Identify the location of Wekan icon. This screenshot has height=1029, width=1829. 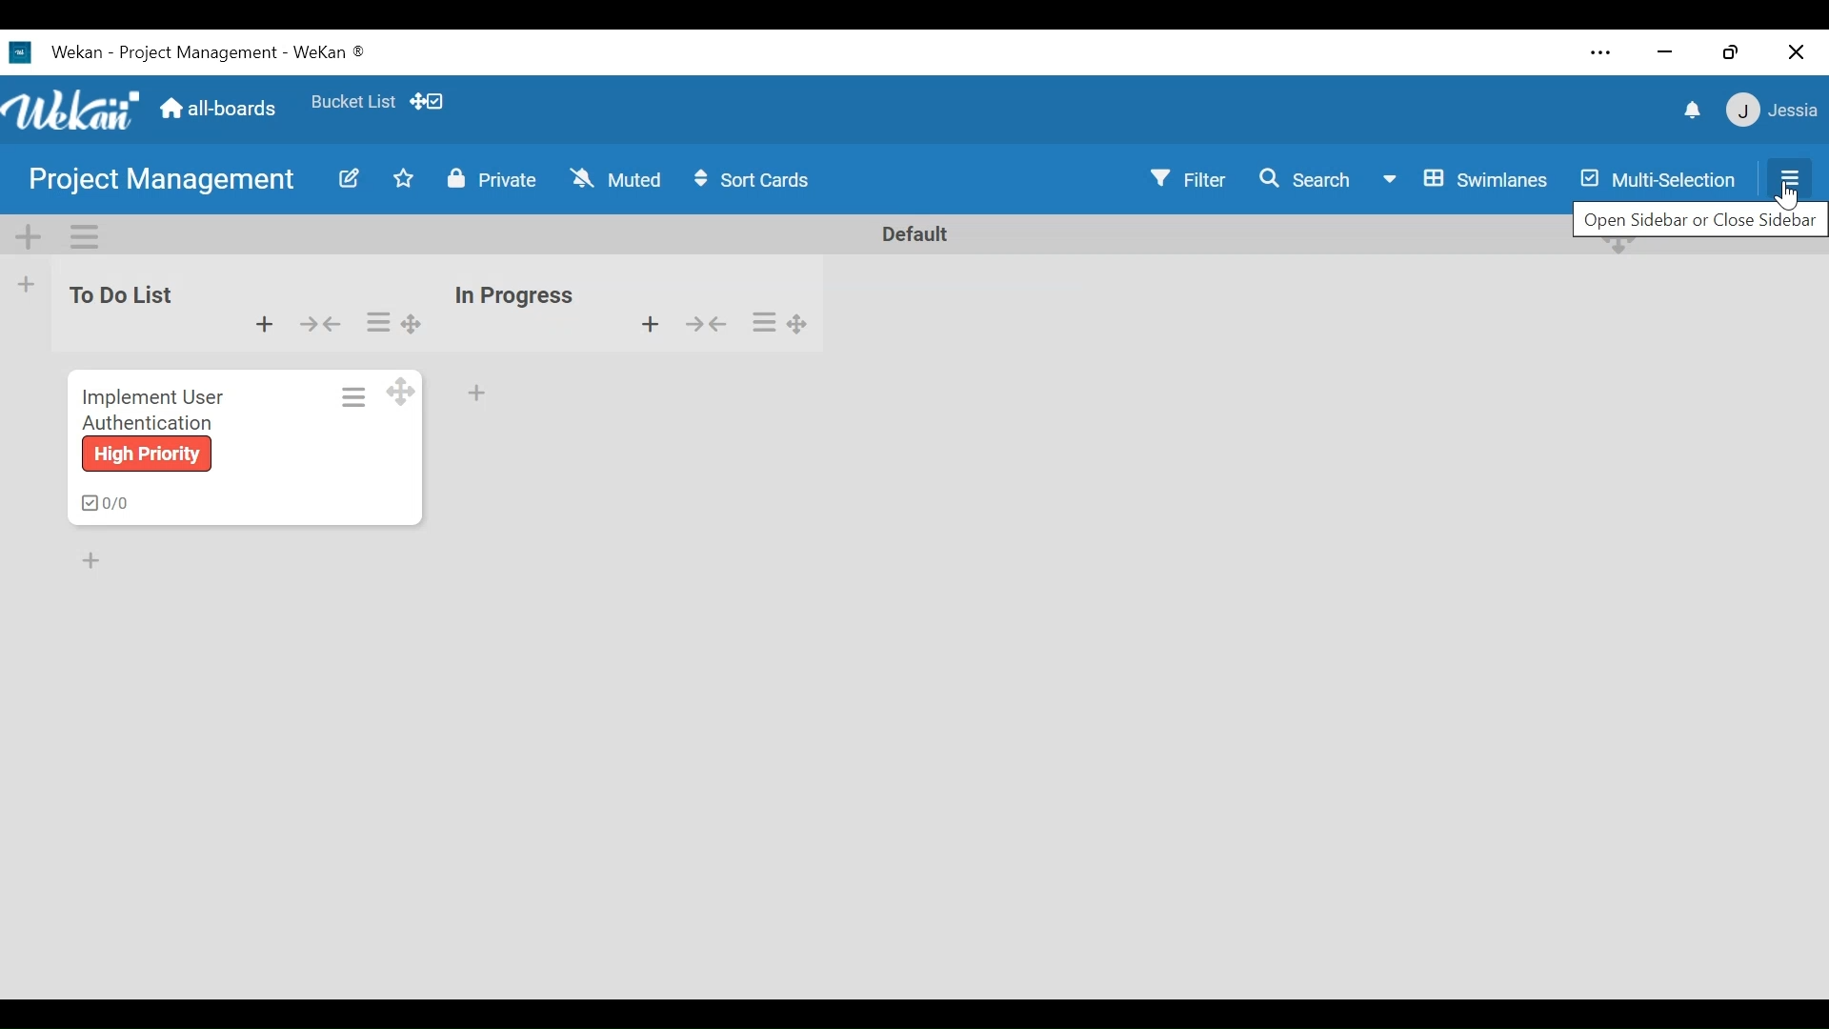
(24, 52).